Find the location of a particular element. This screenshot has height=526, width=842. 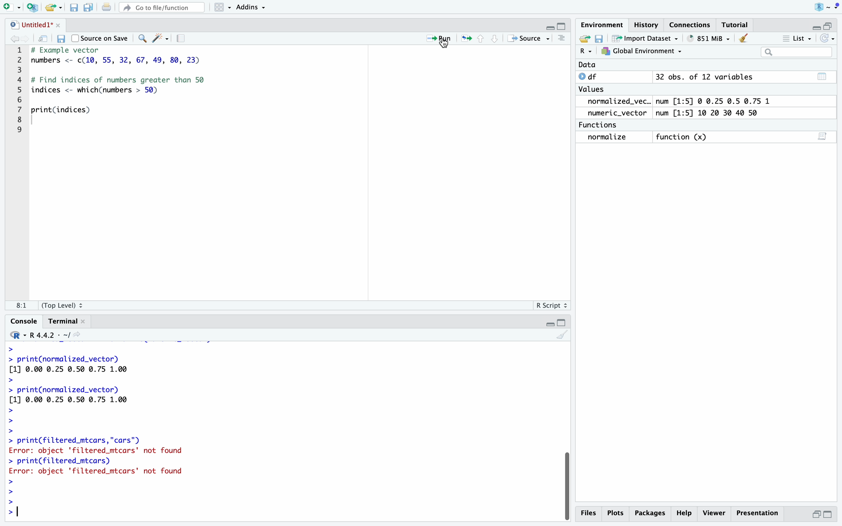

Source on Save is located at coordinates (101, 38).